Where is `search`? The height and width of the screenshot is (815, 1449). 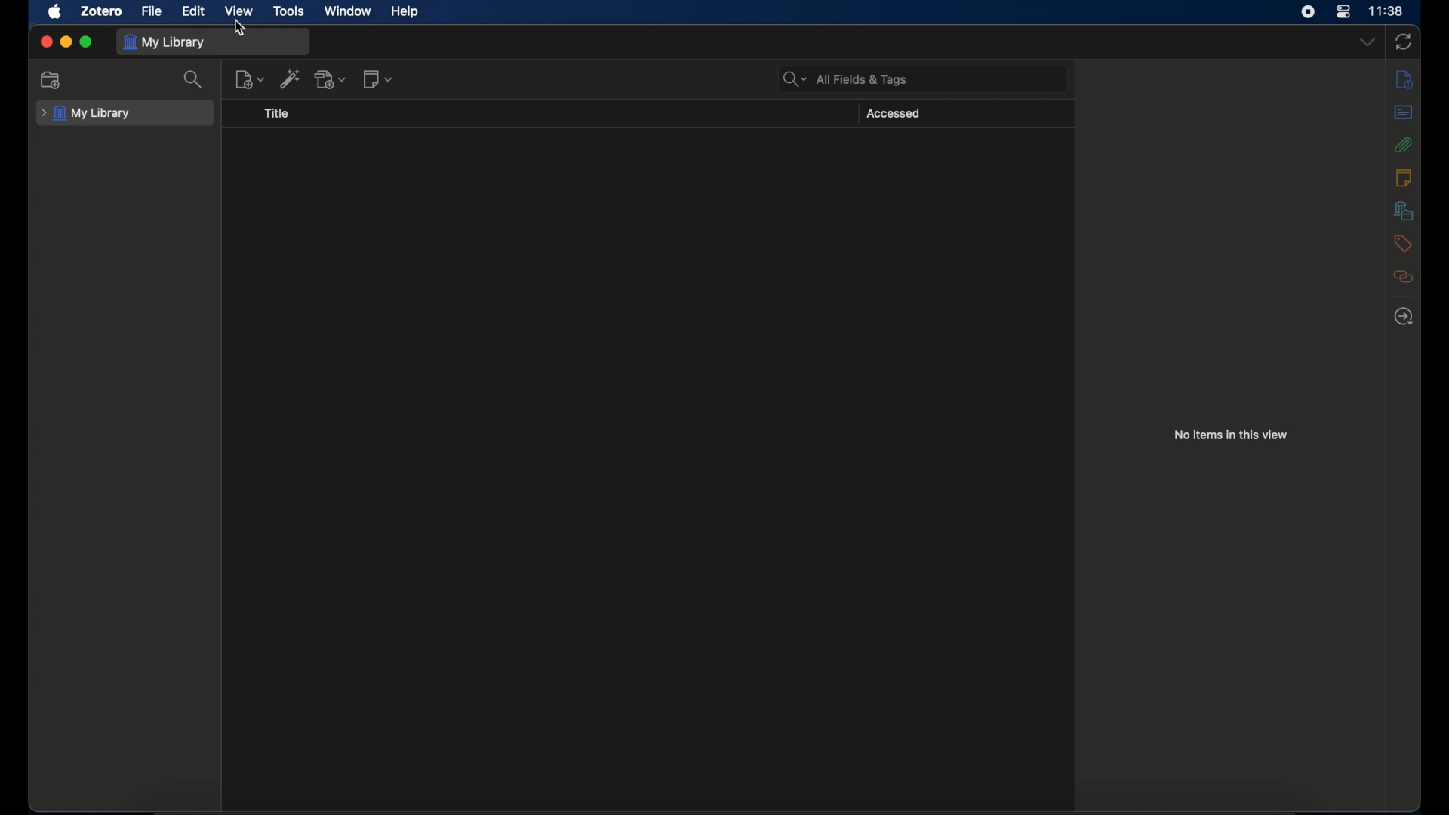 search is located at coordinates (193, 78).